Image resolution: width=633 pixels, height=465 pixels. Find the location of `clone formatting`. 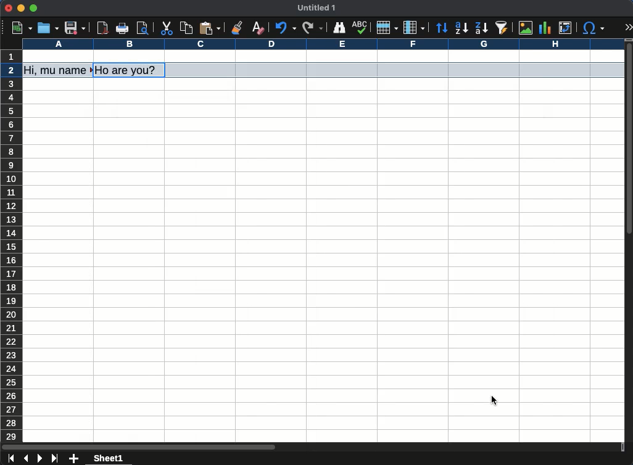

clone formatting is located at coordinates (236, 27).